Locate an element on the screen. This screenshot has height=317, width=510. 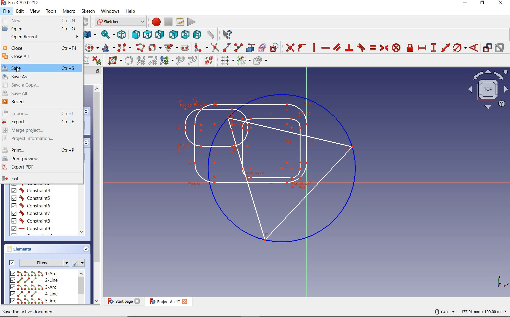
save all is located at coordinates (41, 93).